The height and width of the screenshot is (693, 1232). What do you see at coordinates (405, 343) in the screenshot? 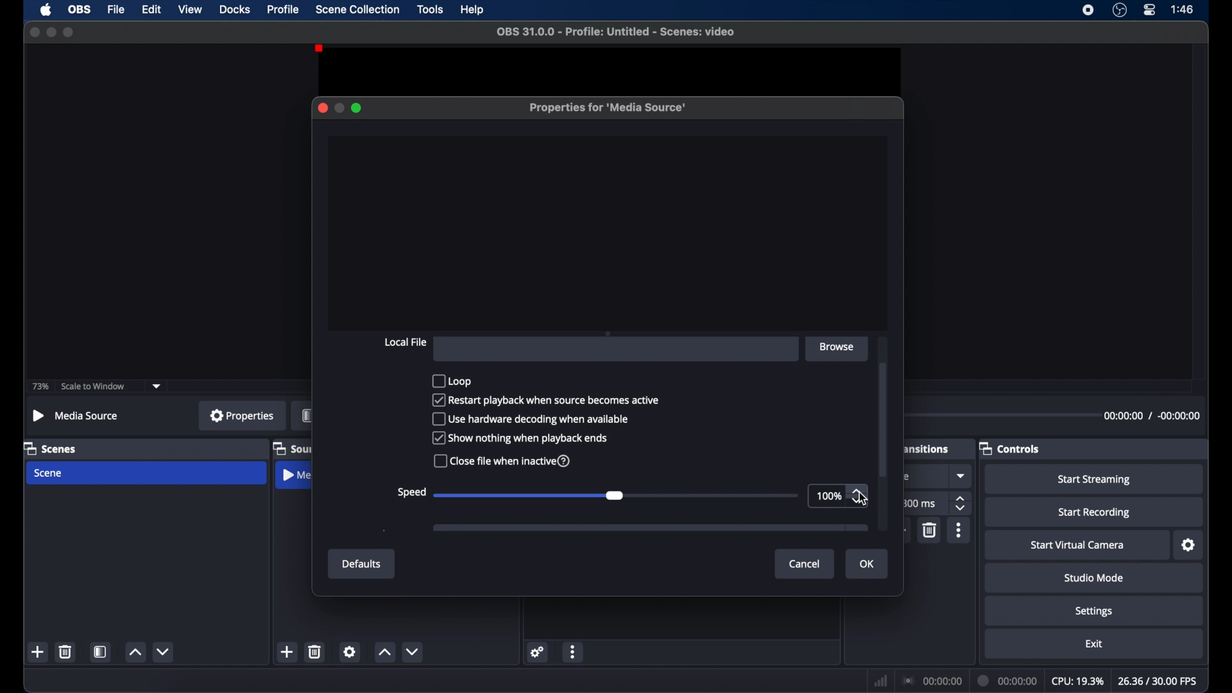
I see `local file` at bounding box center [405, 343].